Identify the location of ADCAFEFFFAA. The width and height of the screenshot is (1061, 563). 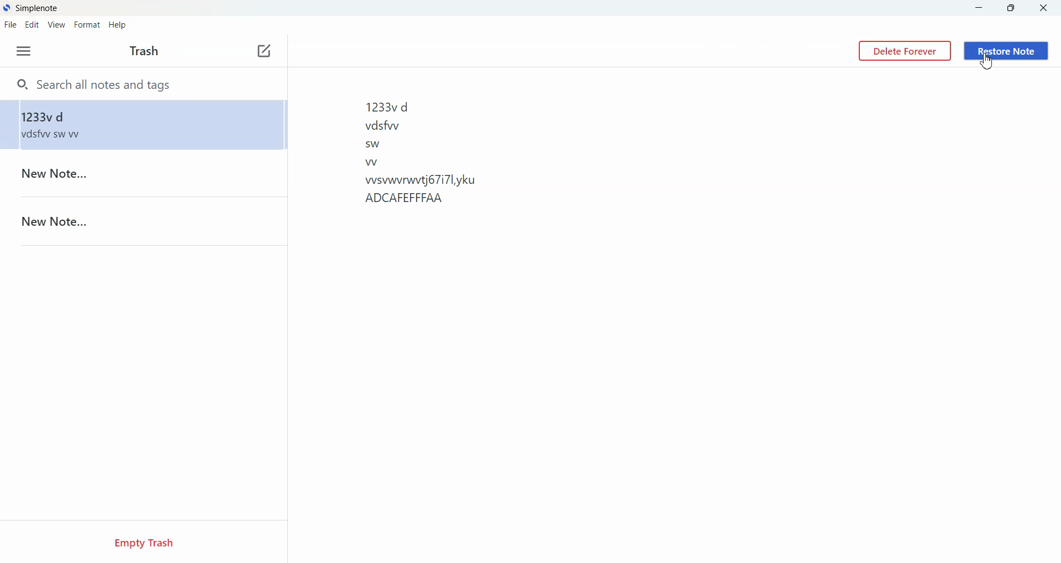
(419, 199).